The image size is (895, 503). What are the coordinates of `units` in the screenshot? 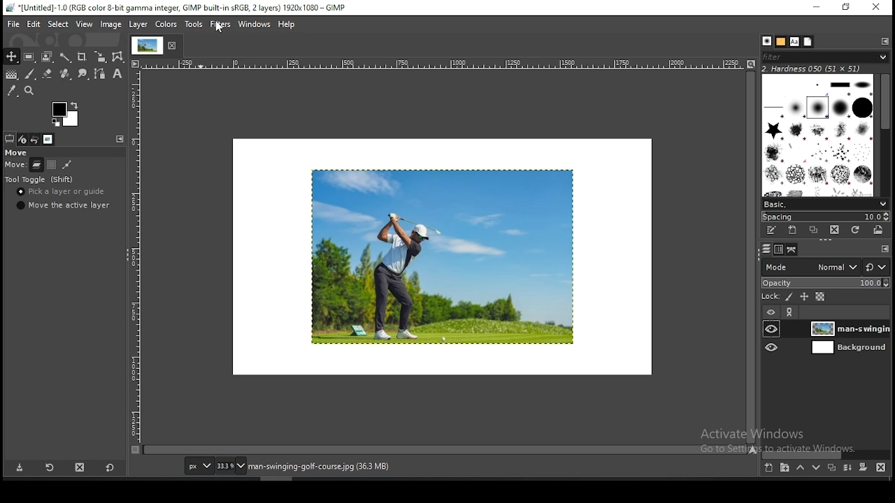 It's located at (199, 466).